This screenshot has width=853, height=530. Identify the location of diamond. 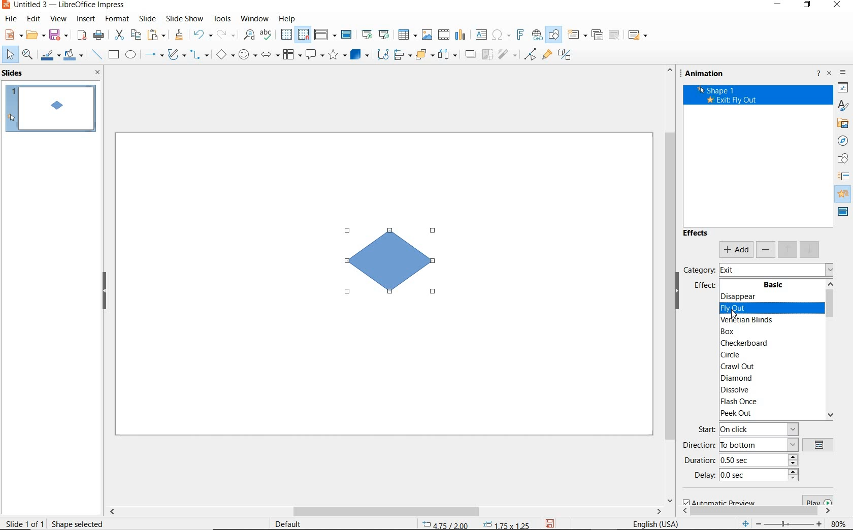
(768, 379).